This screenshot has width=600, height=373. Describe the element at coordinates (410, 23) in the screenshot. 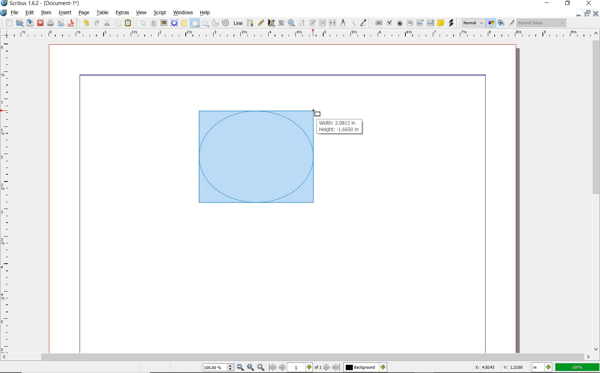

I see `PDF TEXT FIELD` at that location.